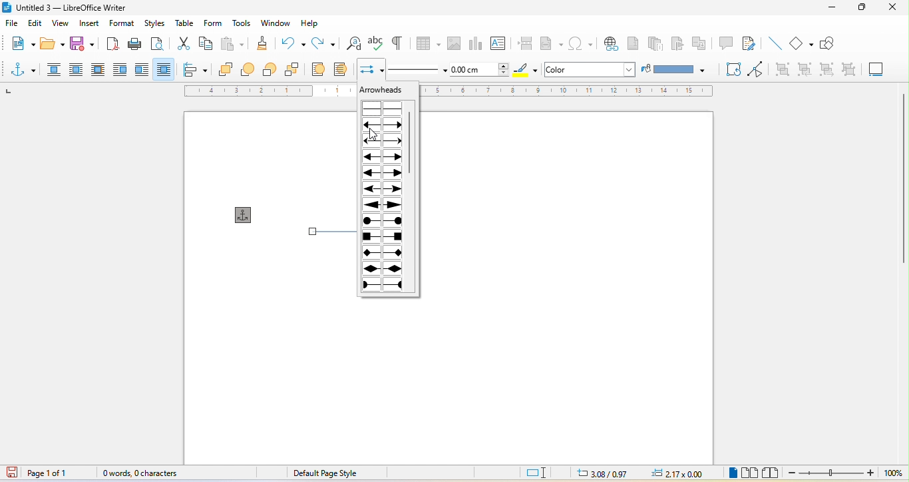 The image size is (909, 482). I want to click on show draw function, so click(830, 43).